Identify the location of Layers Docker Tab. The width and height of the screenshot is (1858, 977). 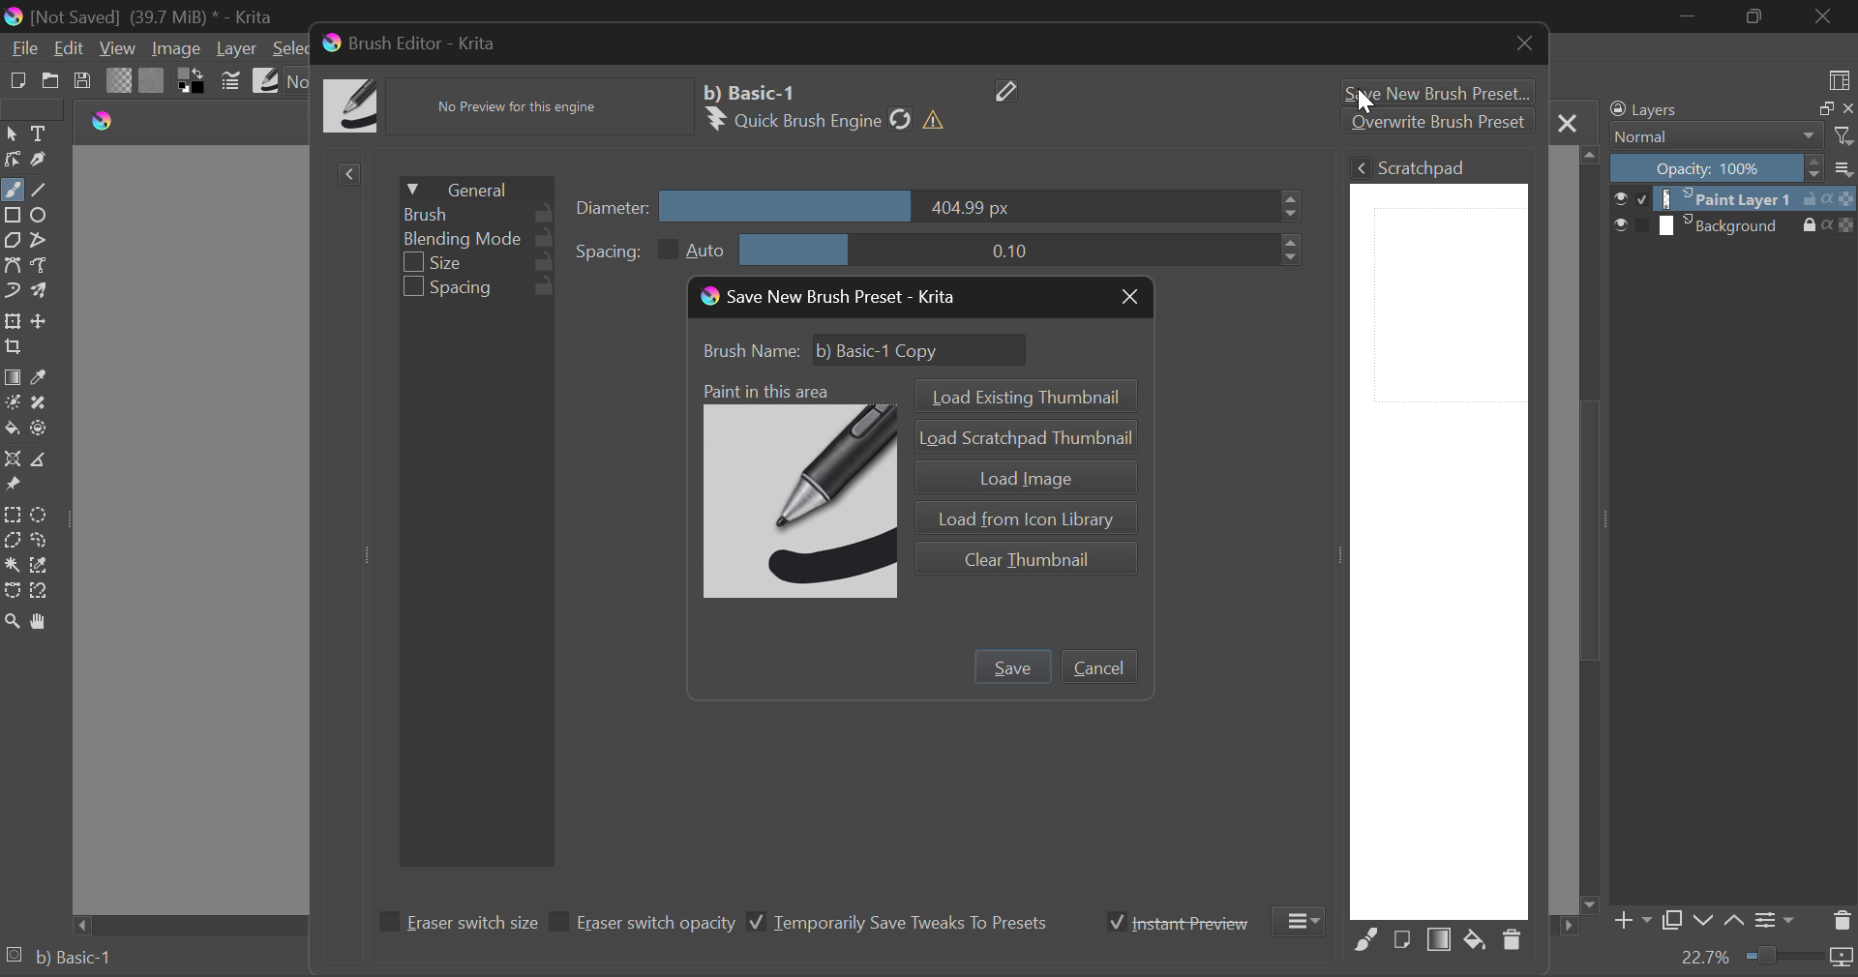
(1730, 109).